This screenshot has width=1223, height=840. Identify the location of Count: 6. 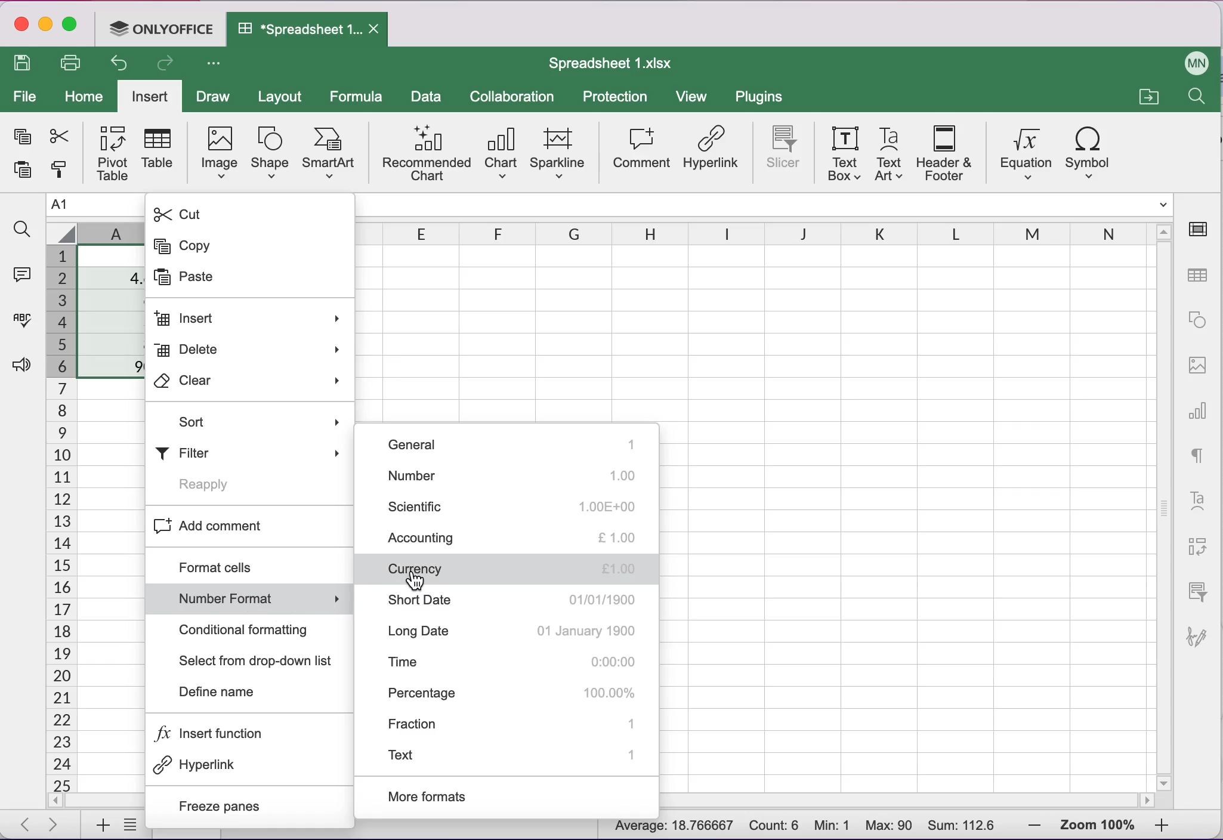
(774, 826).